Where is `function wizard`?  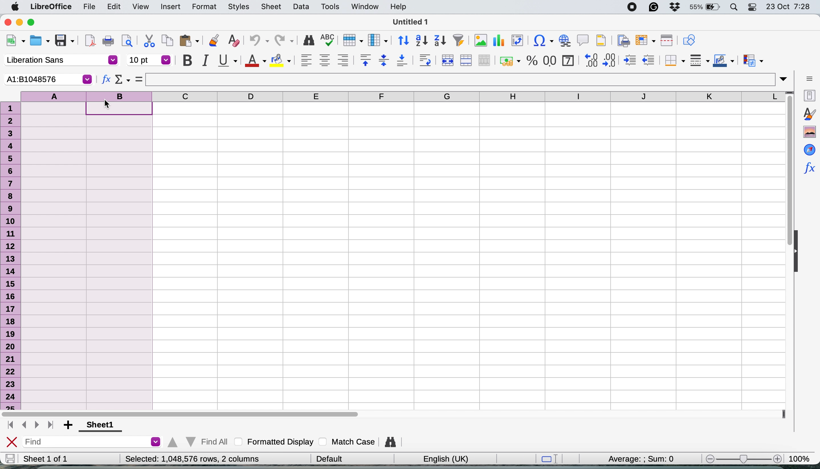 function wizard is located at coordinates (105, 79).